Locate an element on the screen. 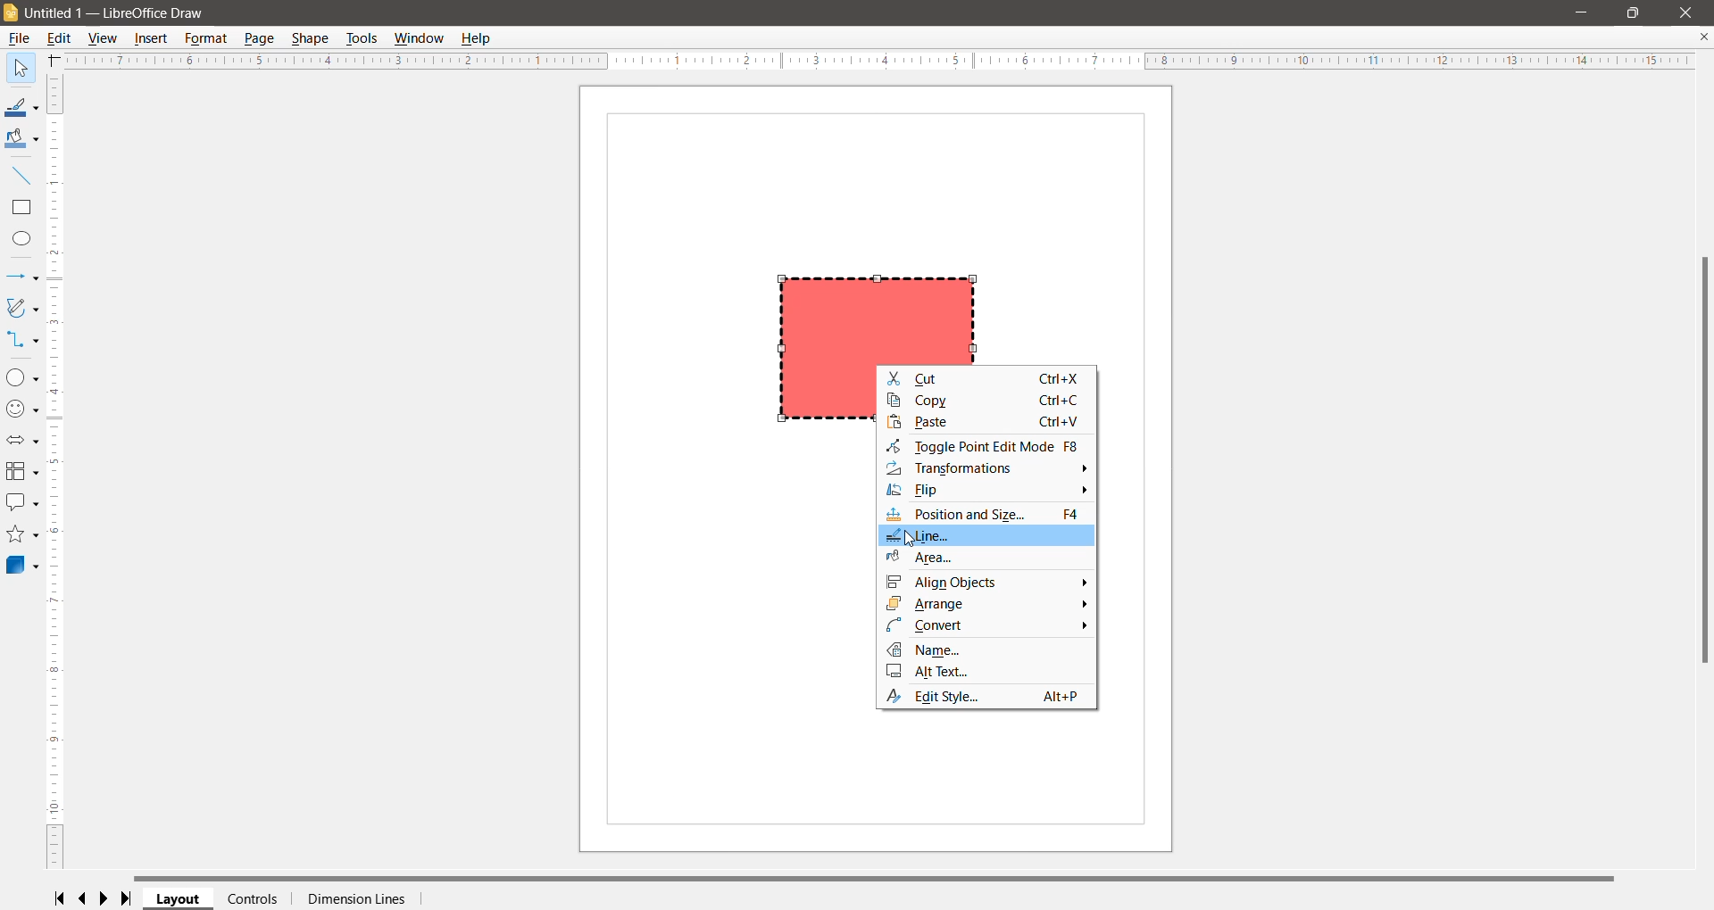  Restore Down is located at coordinates (1635, 13).